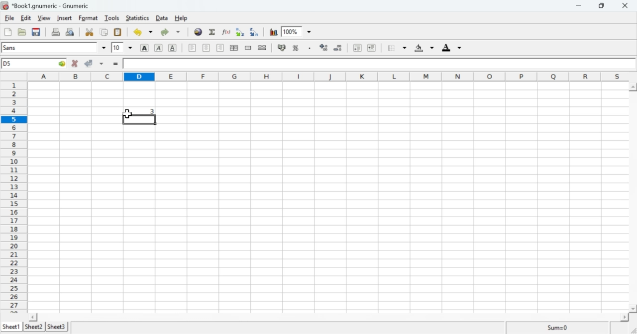 The image size is (637, 334). What do you see at coordinates (55, 48) in the screenshot?
I see `Font Style` at bounding box center [55, 48].